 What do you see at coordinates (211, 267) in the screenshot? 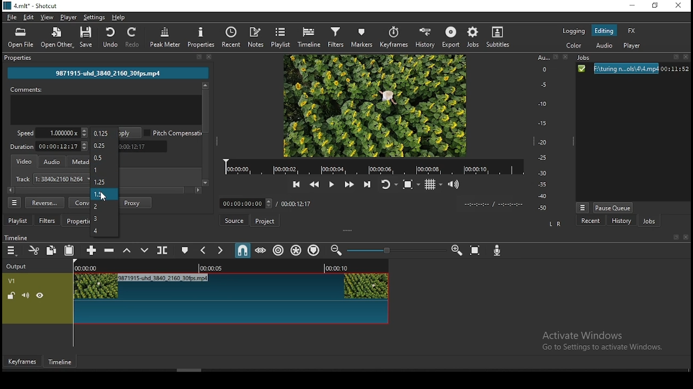
I see `00:00:05` at bounding box center [211, 267].